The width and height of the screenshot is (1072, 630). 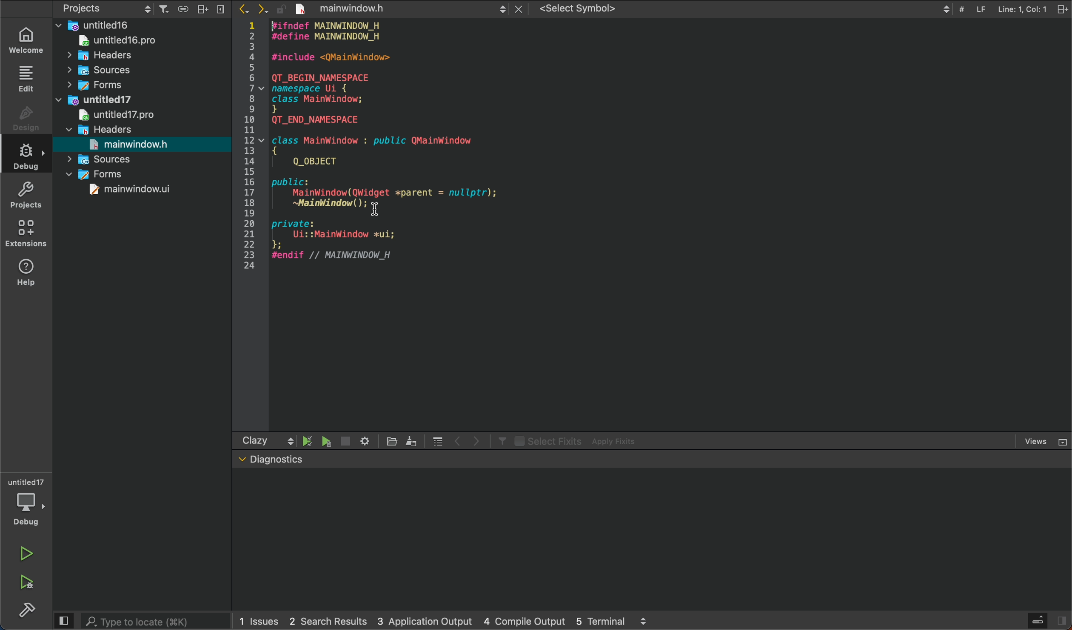 I want to click on untitled16.pro, so click(x=113, y=40).